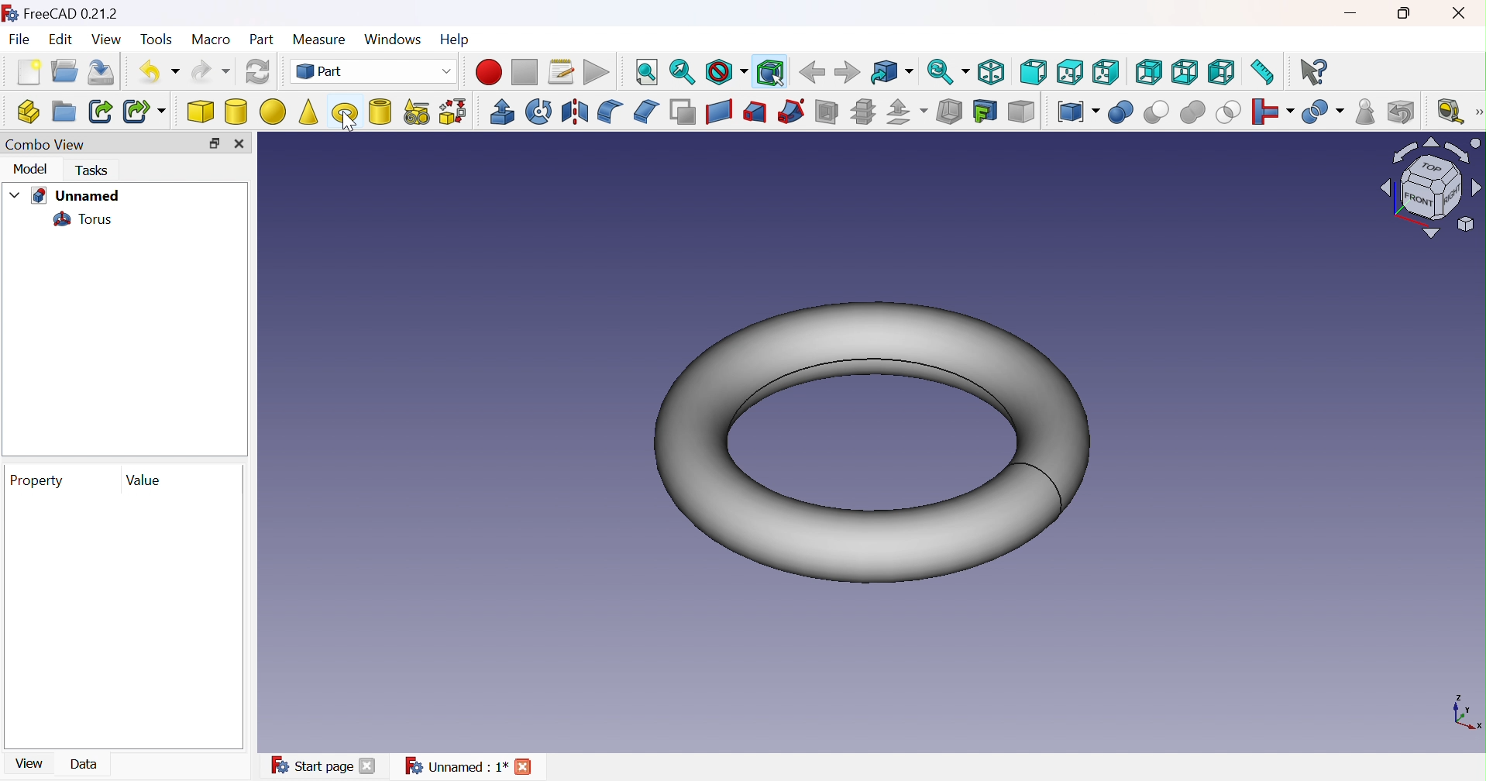 The image size is (1486, 781). I want to click on Sync, so click(948, 72).